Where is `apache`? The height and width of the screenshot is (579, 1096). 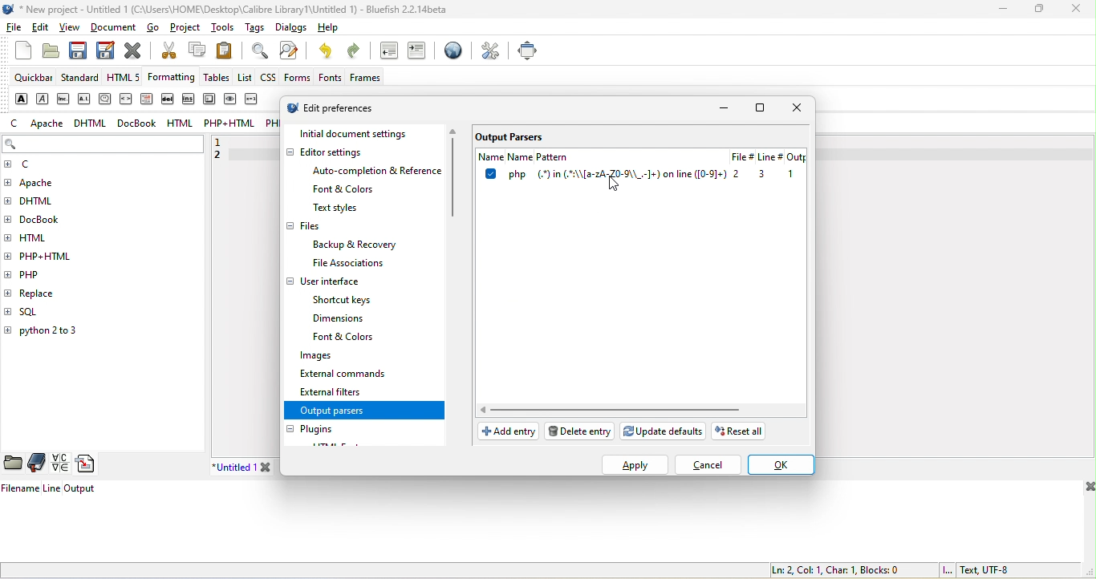
apache is located at coordinates (46, 121).